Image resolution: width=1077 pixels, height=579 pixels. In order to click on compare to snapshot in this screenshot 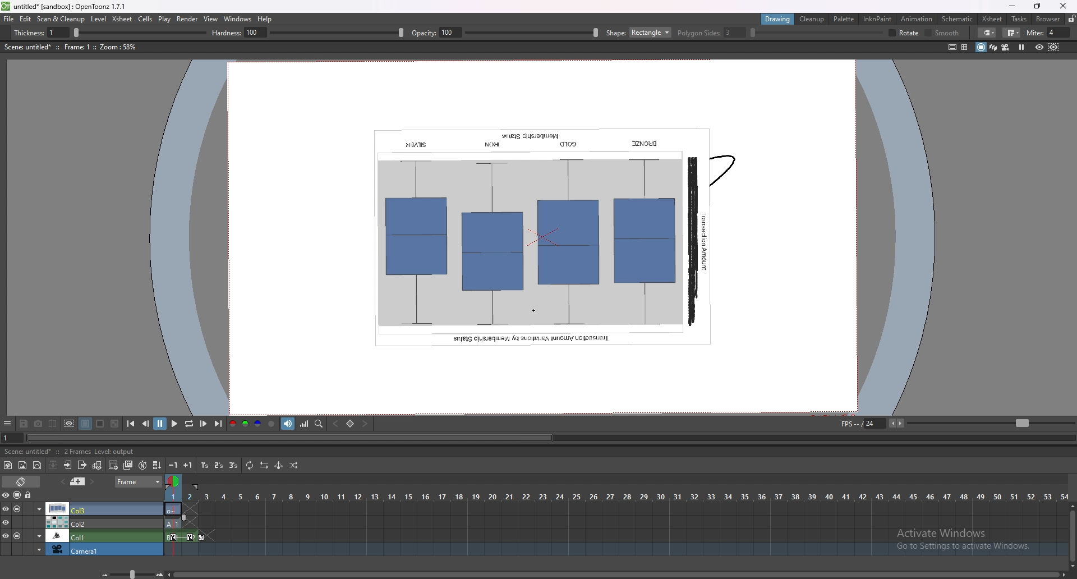, I will do `click(54, 423)`.